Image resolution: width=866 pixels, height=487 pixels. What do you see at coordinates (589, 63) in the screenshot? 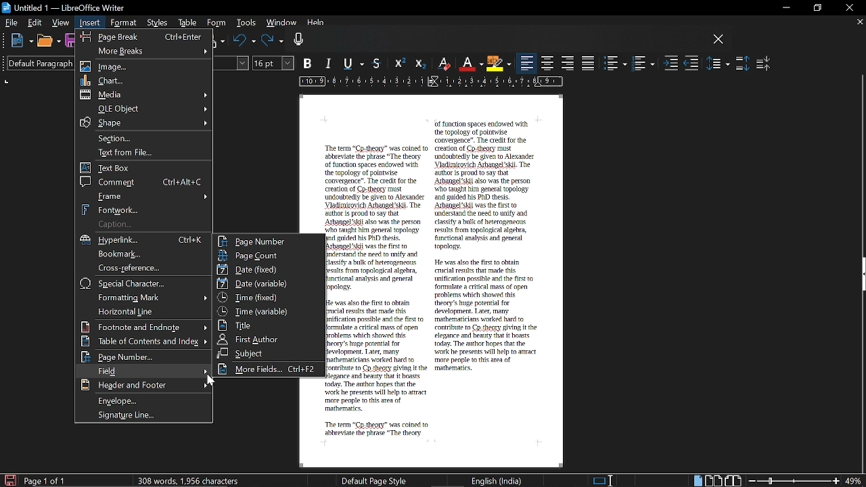
I see `Justified` at bounding box center [589, 63].